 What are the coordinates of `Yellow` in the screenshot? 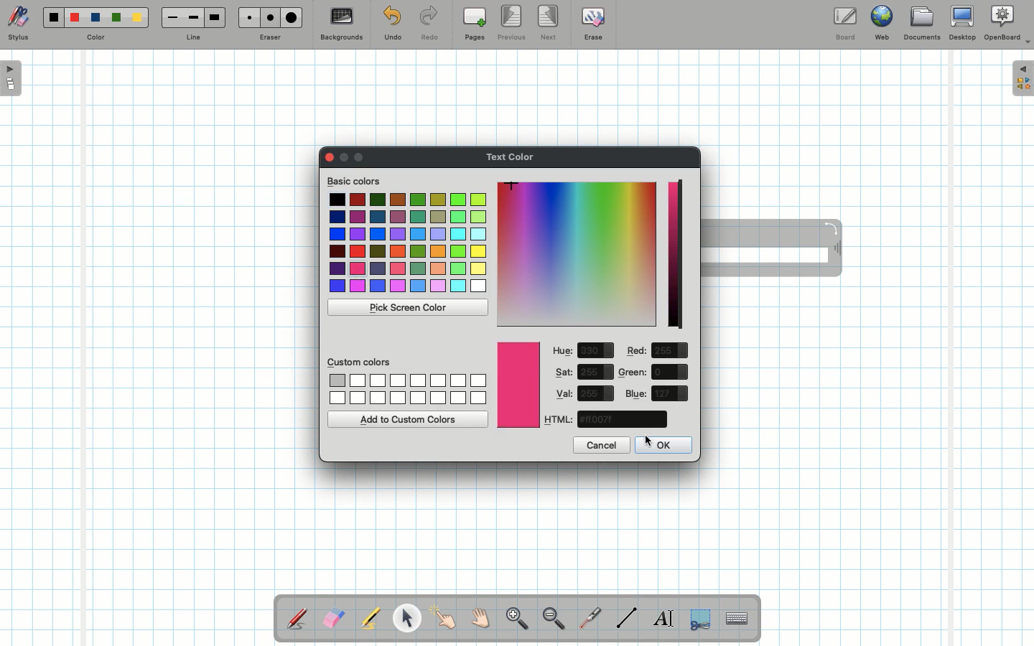 It's located at (137, 17).